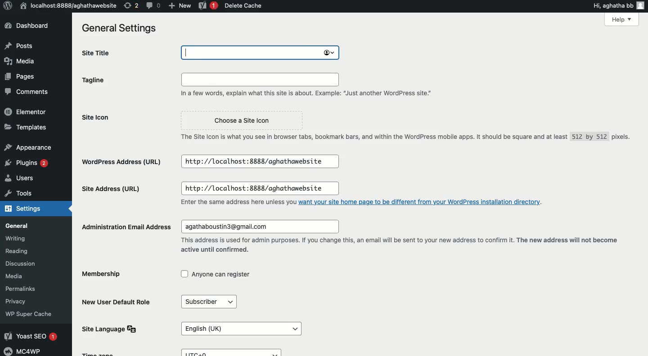  What do you see at coordinates (100, 82) in the screenshot?
I see `Tagline` at bounding box center [100, 82].